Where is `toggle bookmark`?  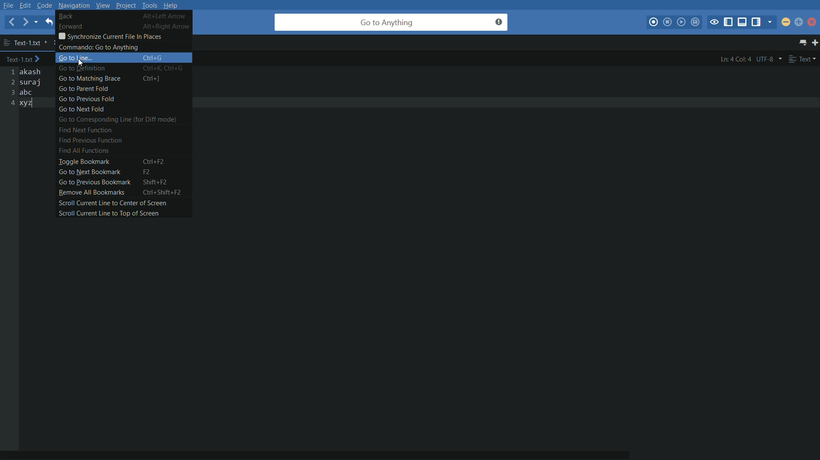 toggle bookmark is located at coordinates (82, 163).